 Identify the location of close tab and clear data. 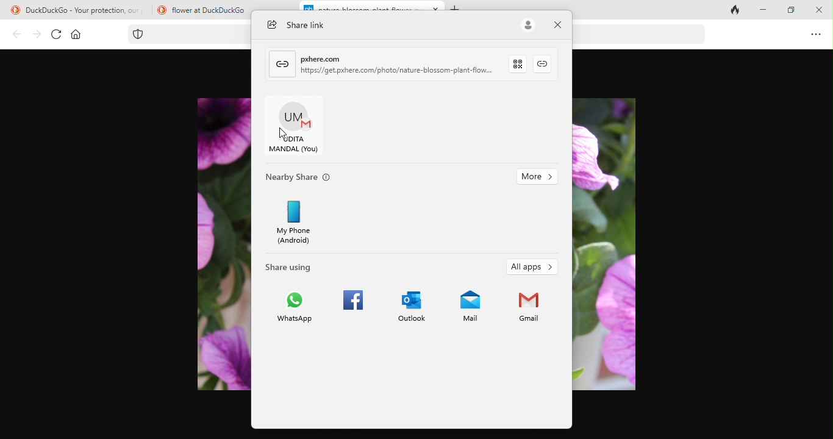
(729, 12).